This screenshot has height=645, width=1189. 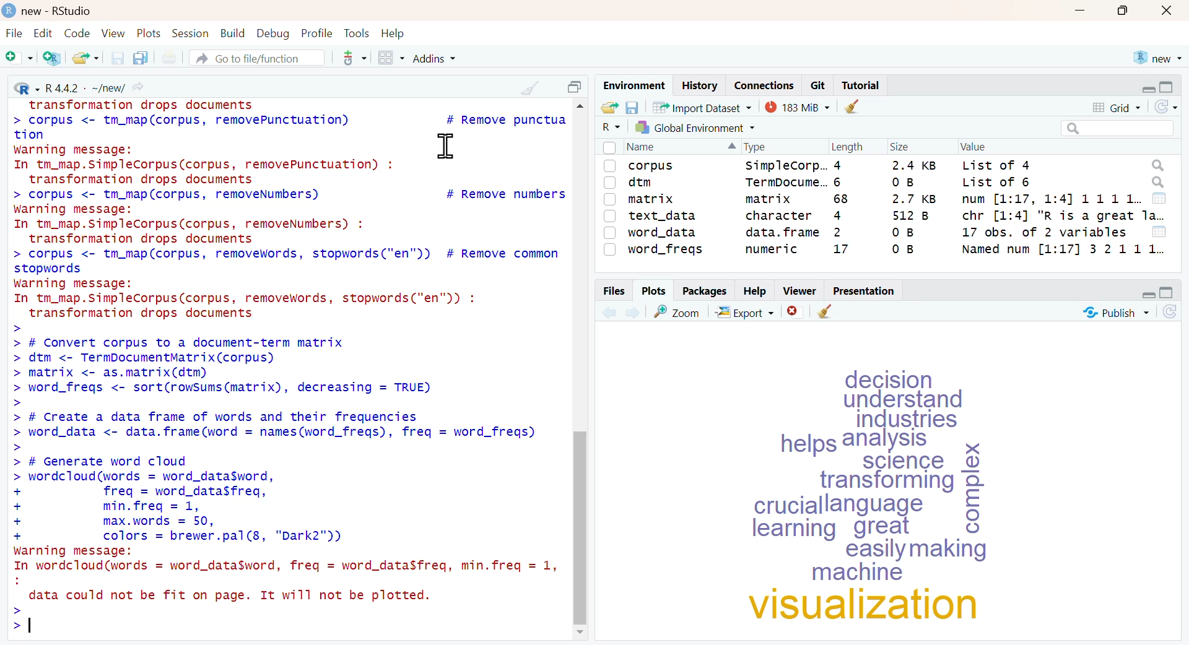 What do you see at coordinates (996, 164) in the screenshot?
I see `List of 4` at bounding box center [996, 164].